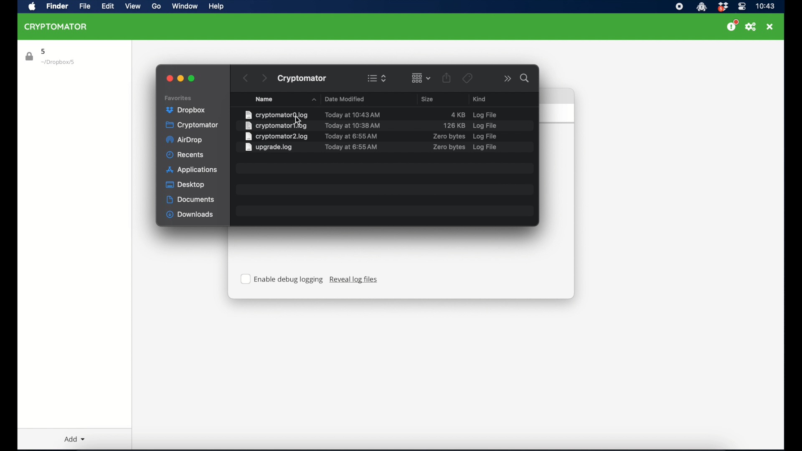  I want to click on location, so click(58, 63).